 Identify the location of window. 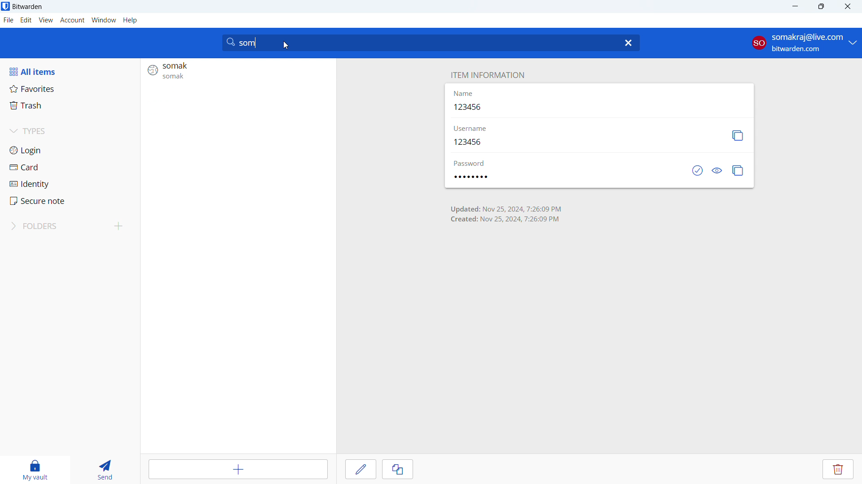
(104, 20).